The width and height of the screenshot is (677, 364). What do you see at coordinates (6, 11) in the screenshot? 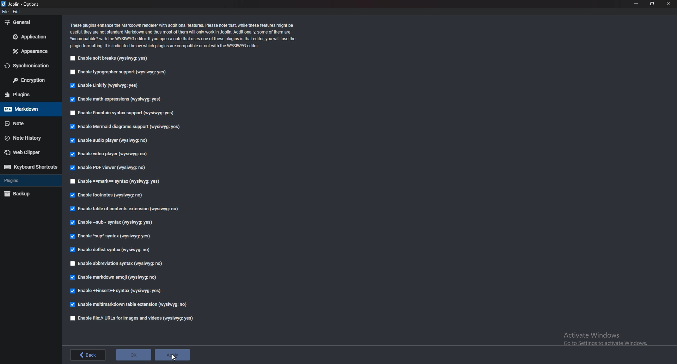
I see `file` at bounding box center [6, 11].